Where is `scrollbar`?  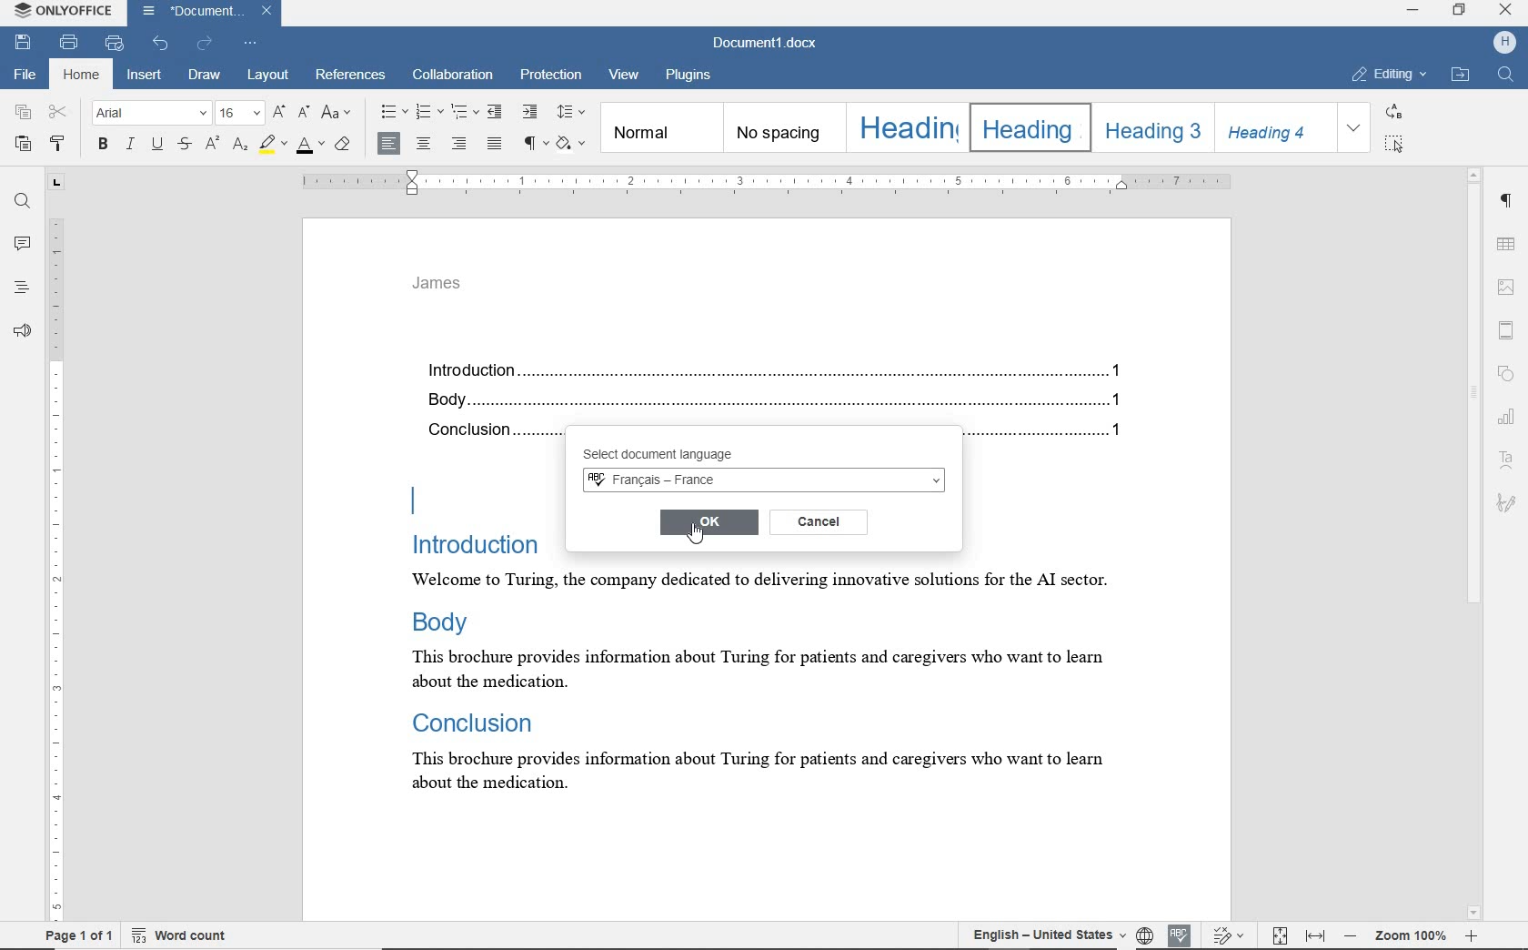
scrollbar is located at coordinates (1474, 543).